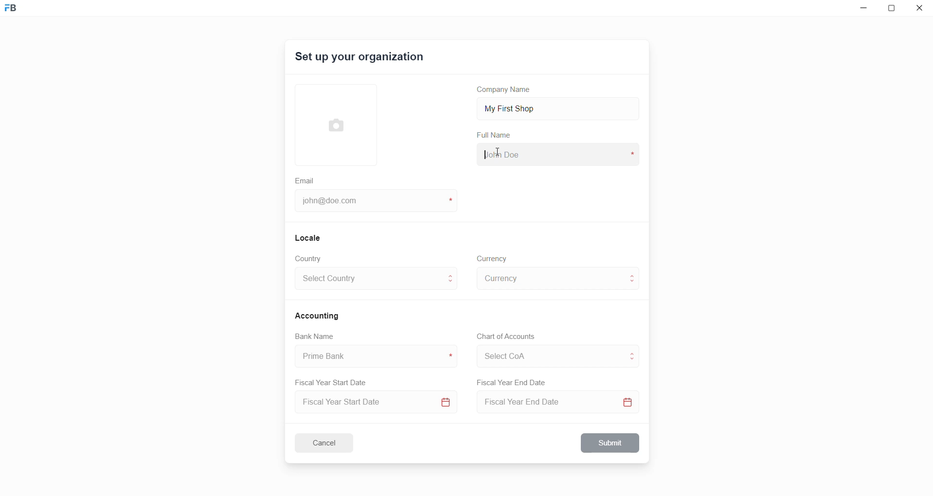 The image size is (933, 496). Describe the element at coordinates (374, 403) in the screenshot. I see `select fiscal year start date` at that location.